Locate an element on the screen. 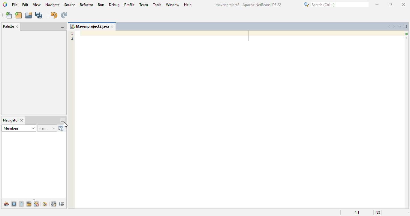 The image size is (410, 216). show inherited members is located at coordinates (6, 204).